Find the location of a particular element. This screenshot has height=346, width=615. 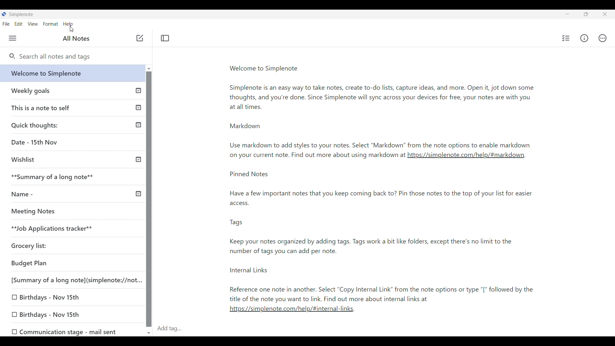

Software logo is located at coordinates (4, 14).